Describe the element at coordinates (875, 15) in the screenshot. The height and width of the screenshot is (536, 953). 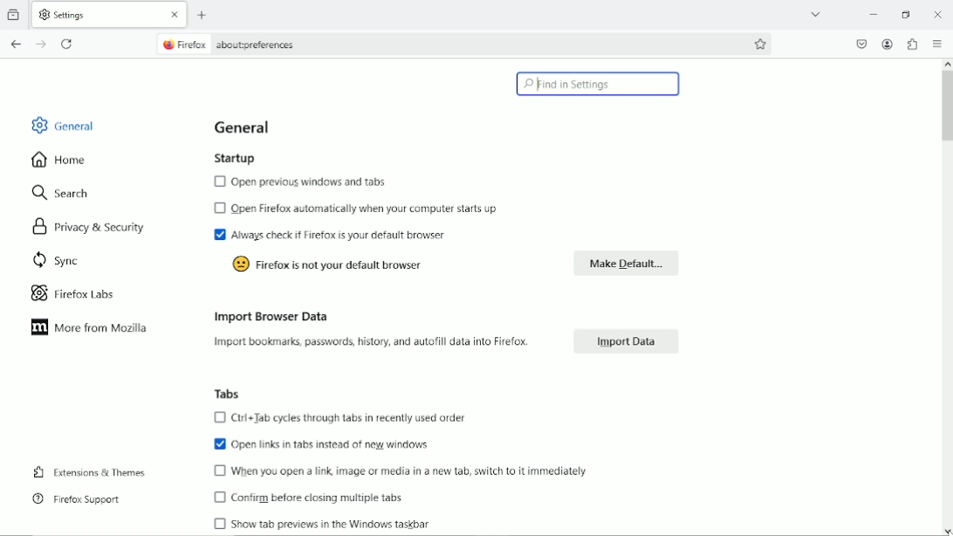
I see `Minimize` at that location.